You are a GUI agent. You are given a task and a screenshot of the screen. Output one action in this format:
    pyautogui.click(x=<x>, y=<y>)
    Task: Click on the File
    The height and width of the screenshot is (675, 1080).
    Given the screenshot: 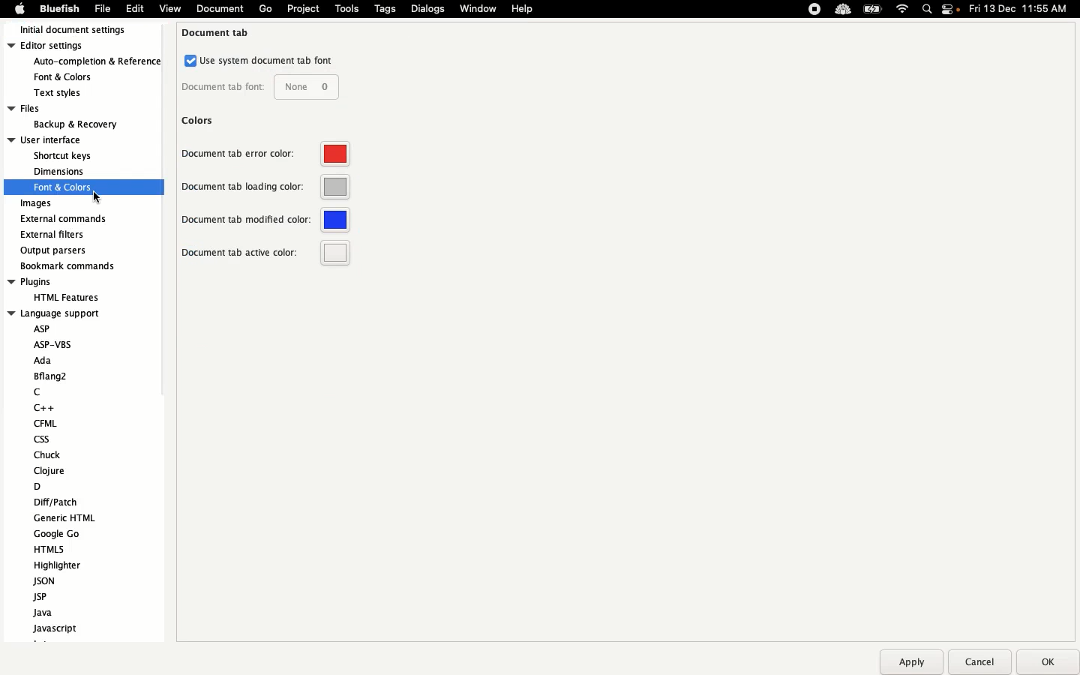 What is the action you would take?
    pyautogui.click(x=103, y=8)
    